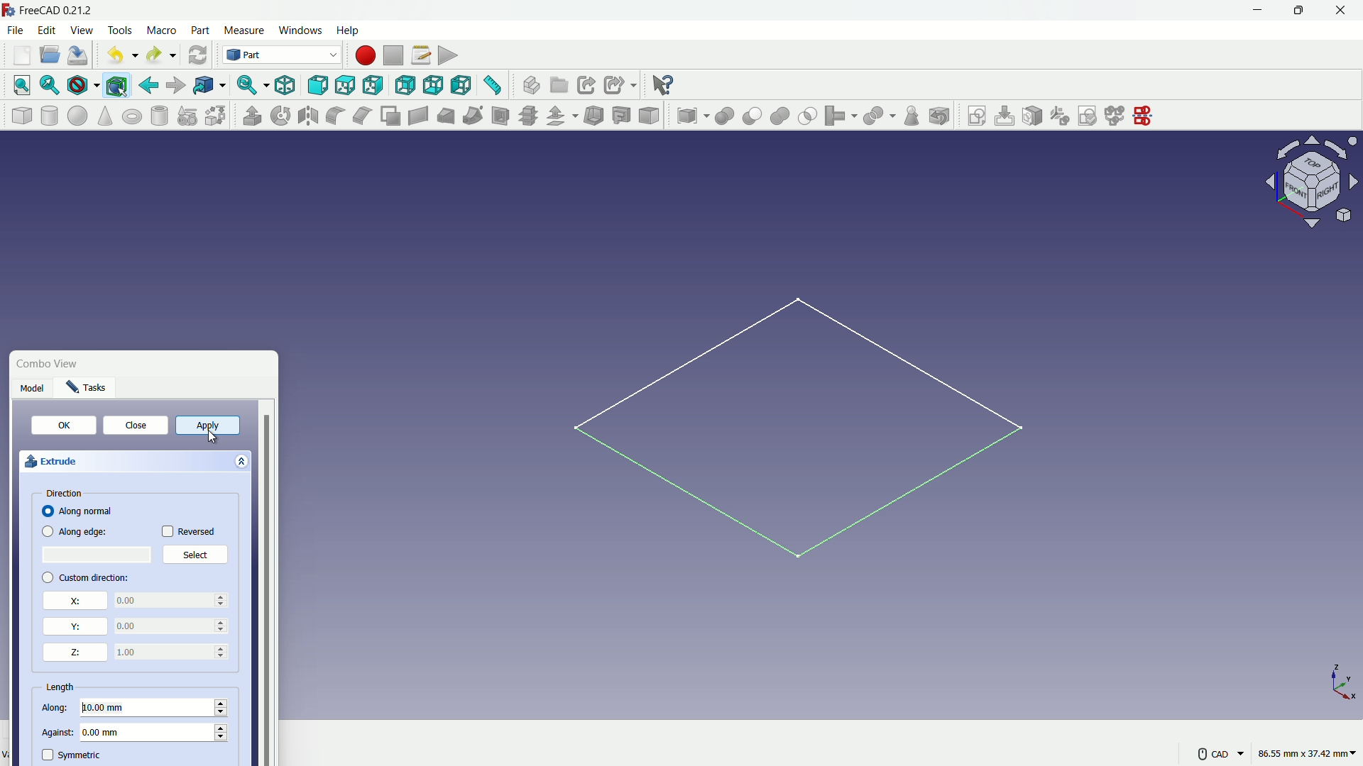  I want to click on join object, so click(840, 115).